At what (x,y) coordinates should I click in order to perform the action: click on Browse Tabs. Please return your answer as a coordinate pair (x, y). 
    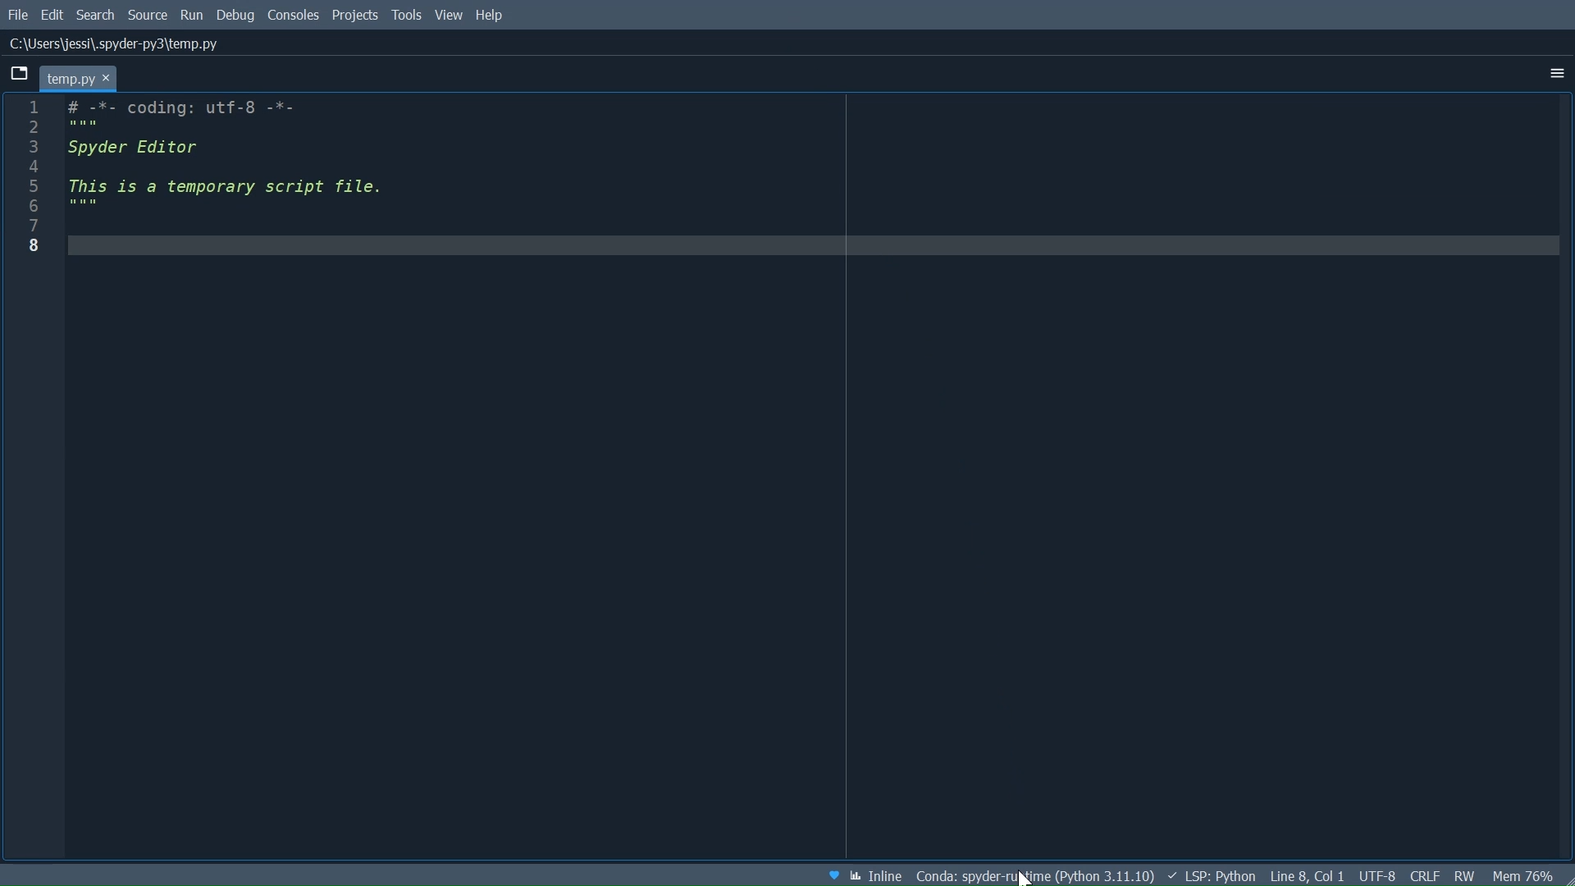
    Looking at the image, I should click on (19, 75).